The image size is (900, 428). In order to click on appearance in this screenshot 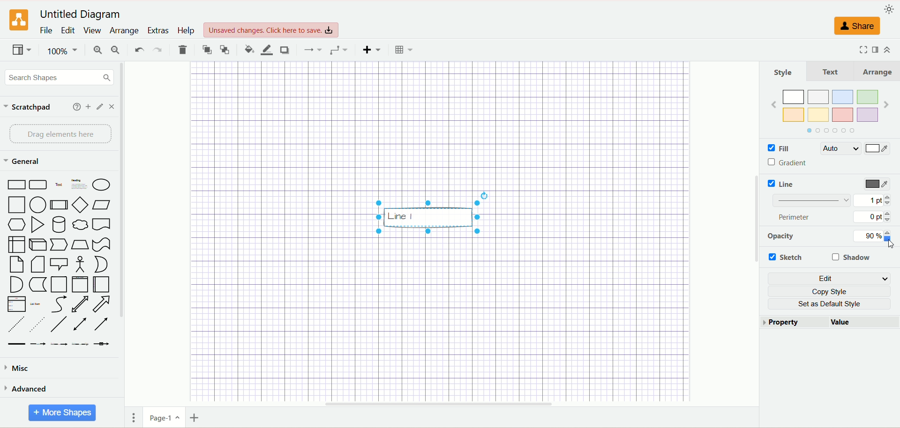, I will do `click(888, 9)`.